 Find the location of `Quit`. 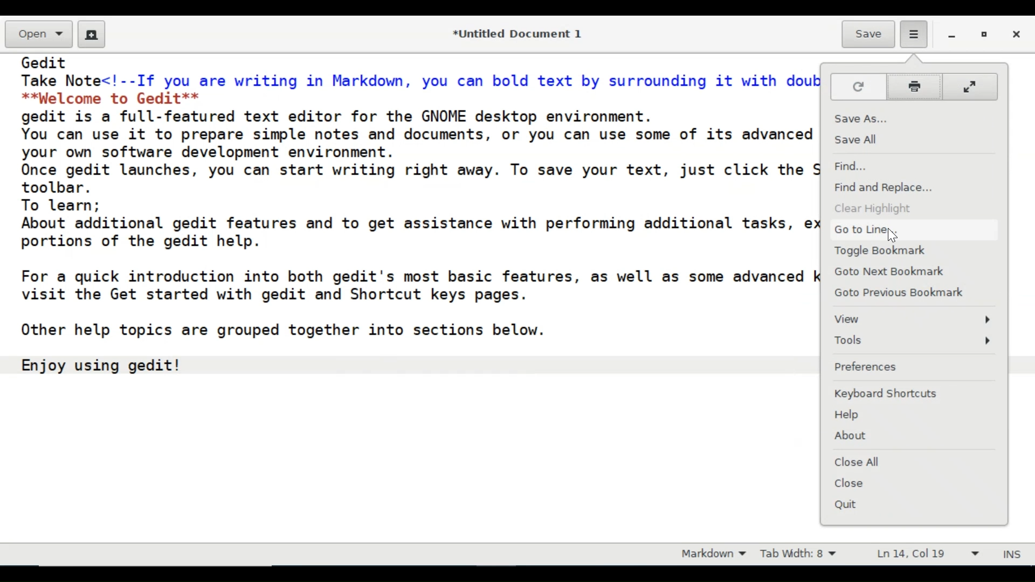

Quit is located at coordinates (848, 505).